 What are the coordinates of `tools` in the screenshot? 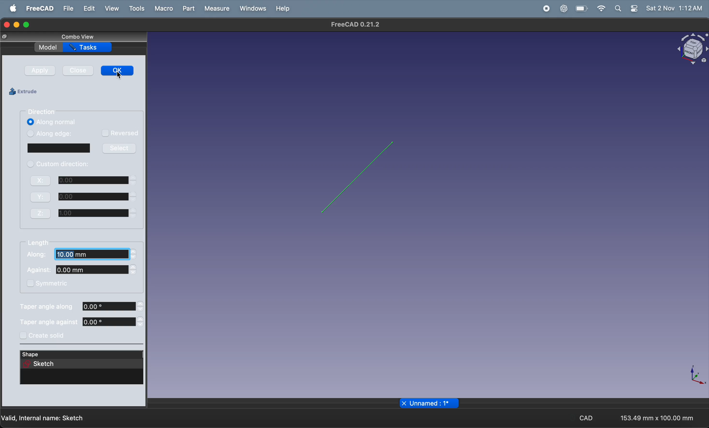 It's located at (135, 9).